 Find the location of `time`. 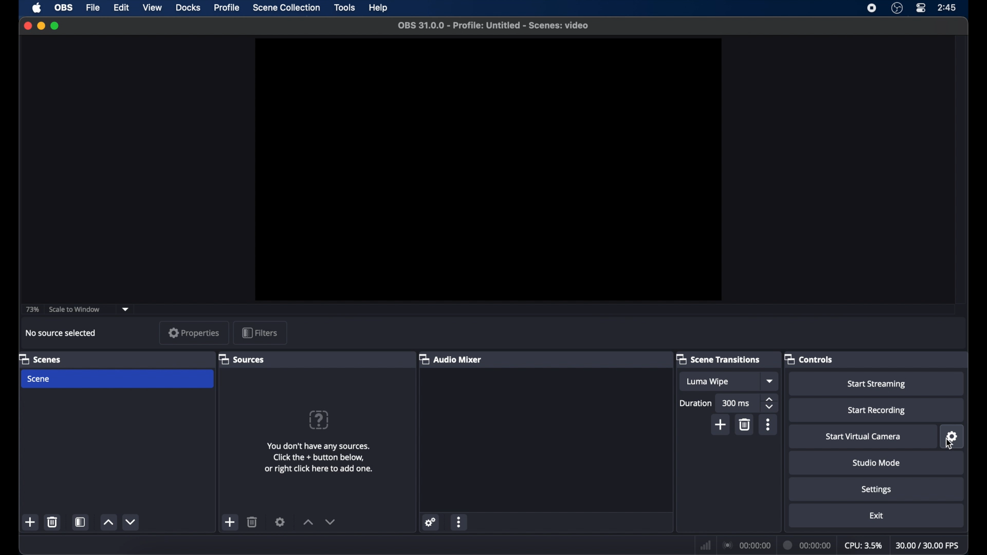

time is located at coordinates (947, 7).